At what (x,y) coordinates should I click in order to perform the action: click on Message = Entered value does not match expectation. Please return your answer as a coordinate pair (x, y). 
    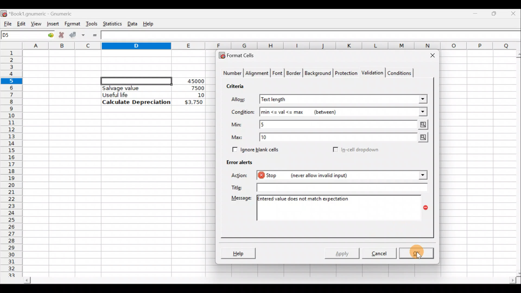
    Looking at the image, I should click on (343, 208).